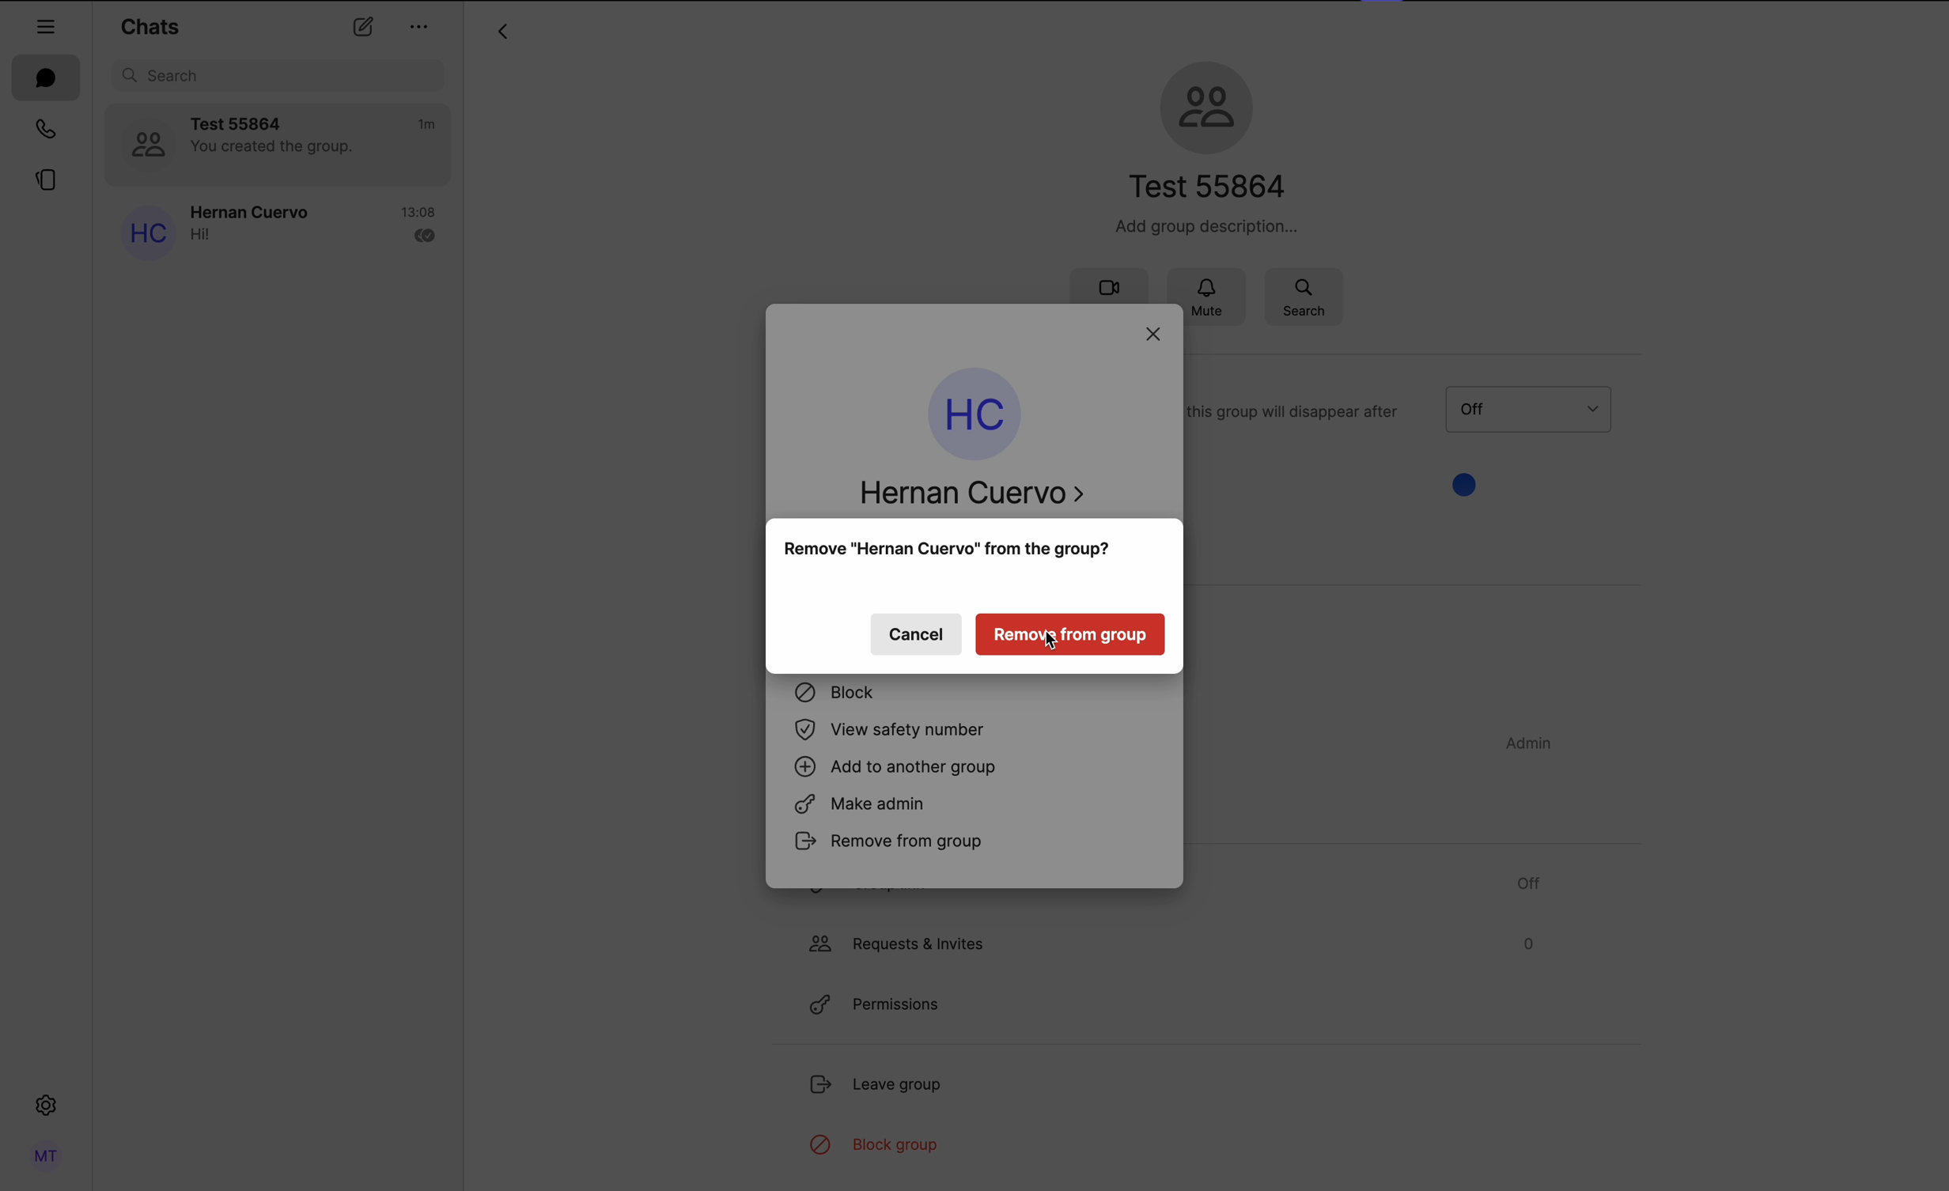 Image resolution: width=1949 pixels, height=1191 pixels. What do you see at coordinates (961, 442) in the screenshot?
I see `profile contact` at bounding box center [961, 442].